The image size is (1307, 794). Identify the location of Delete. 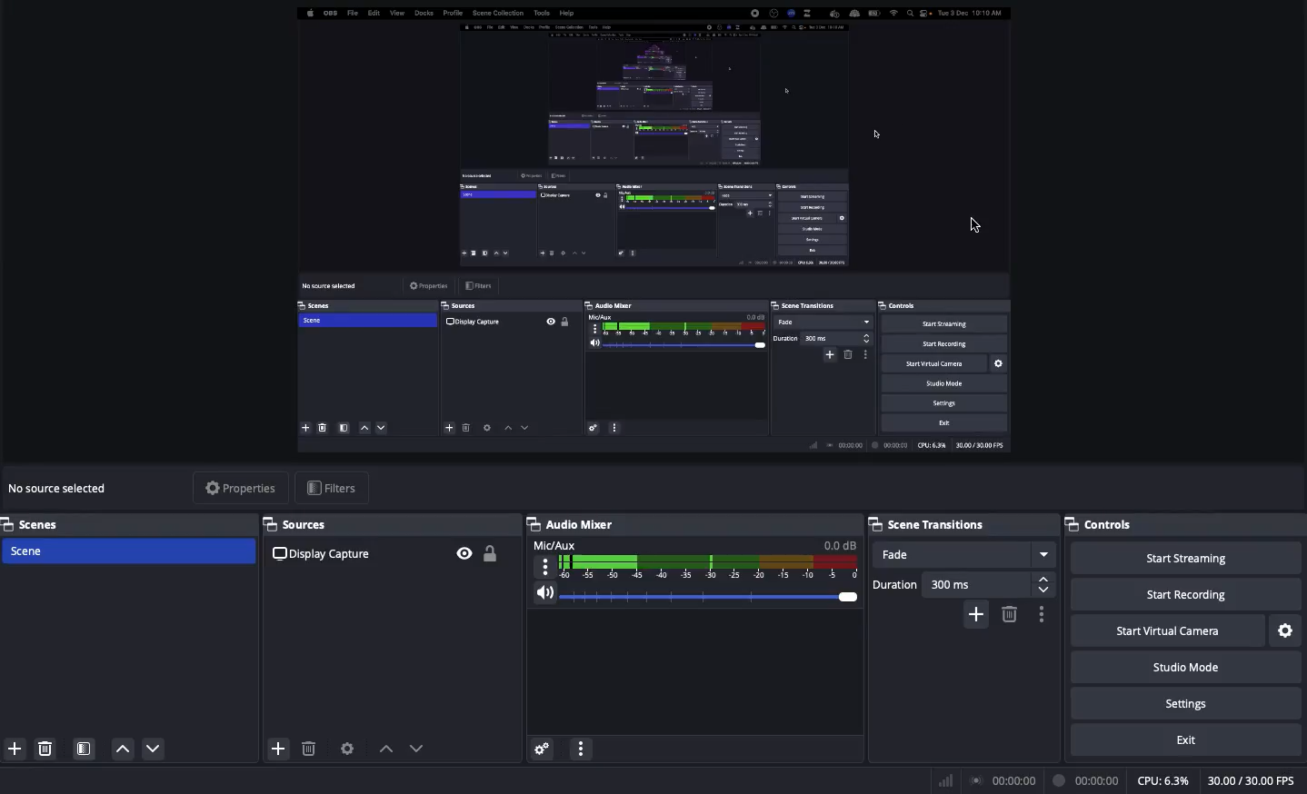
(1008, 614).